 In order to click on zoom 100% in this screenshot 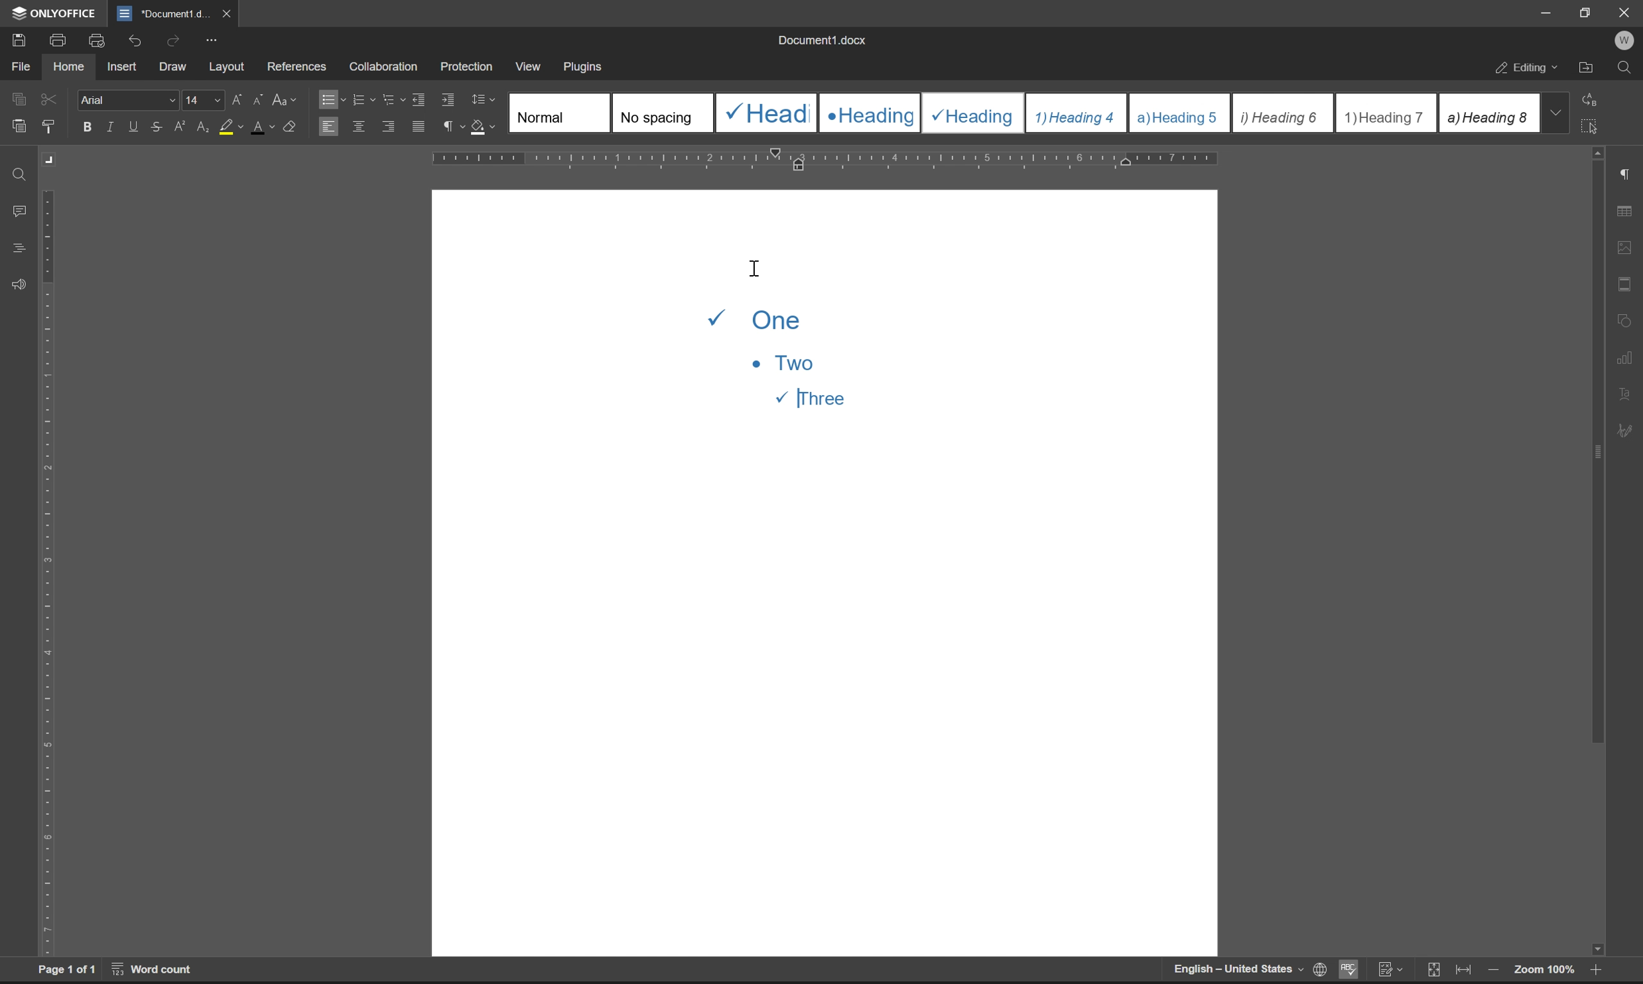, I will do `click(1544, 972)`.